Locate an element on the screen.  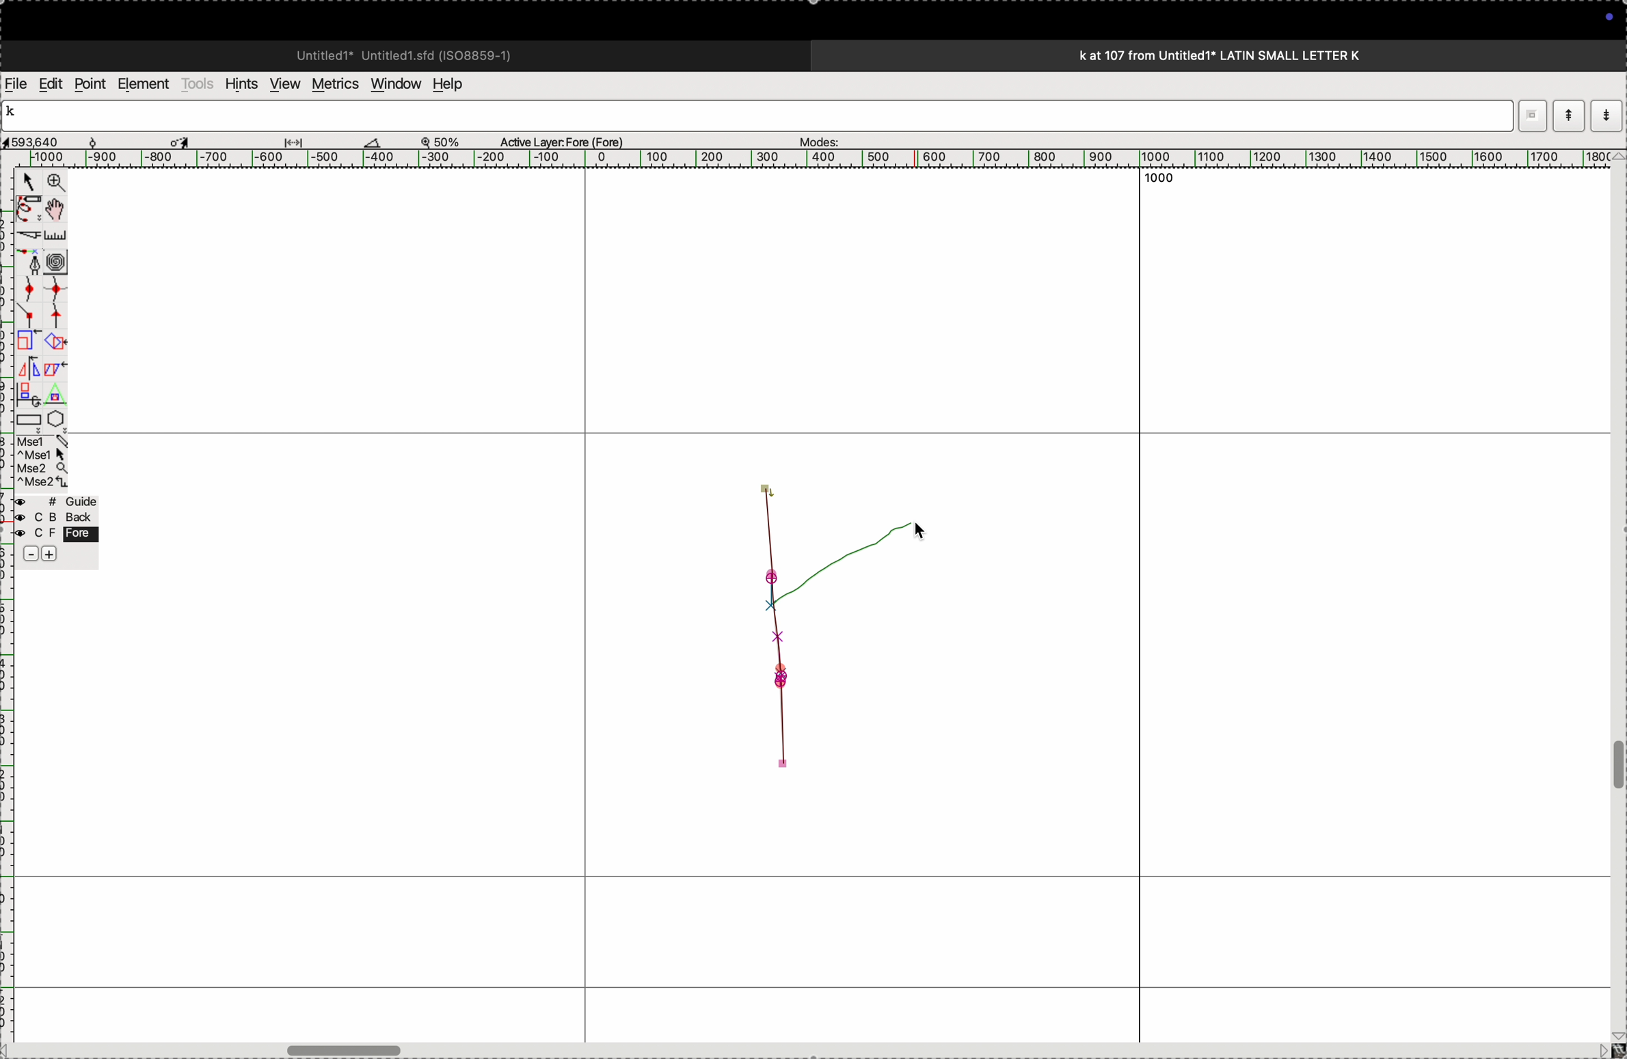
scale is located at coordinates (58, 235).